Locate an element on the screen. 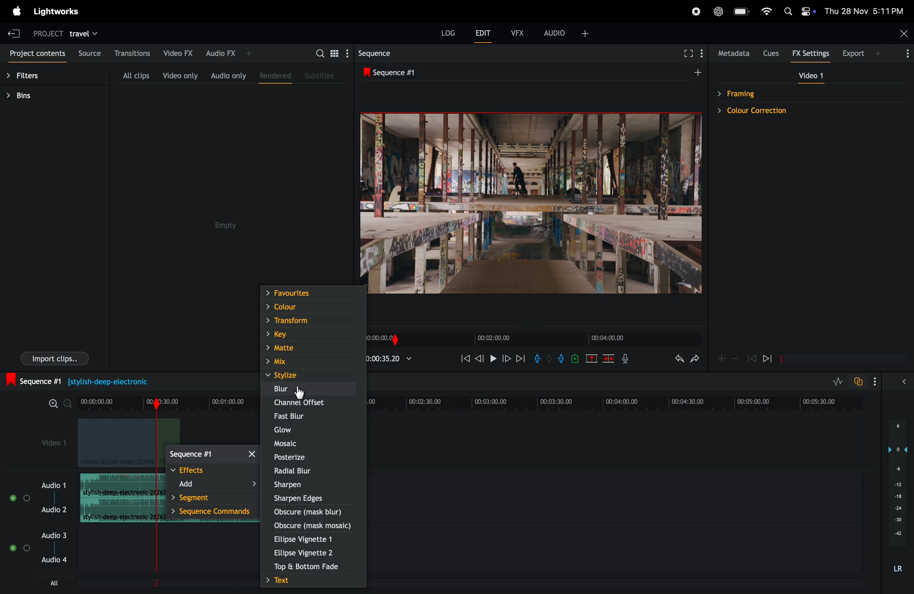 The height and width of the screenshot is (594, 914). wifi is located at coordinates (767, 10).